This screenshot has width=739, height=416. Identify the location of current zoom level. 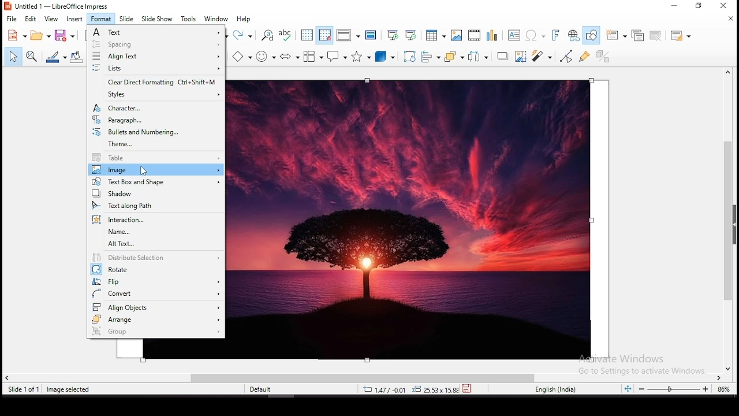
(722, 391).